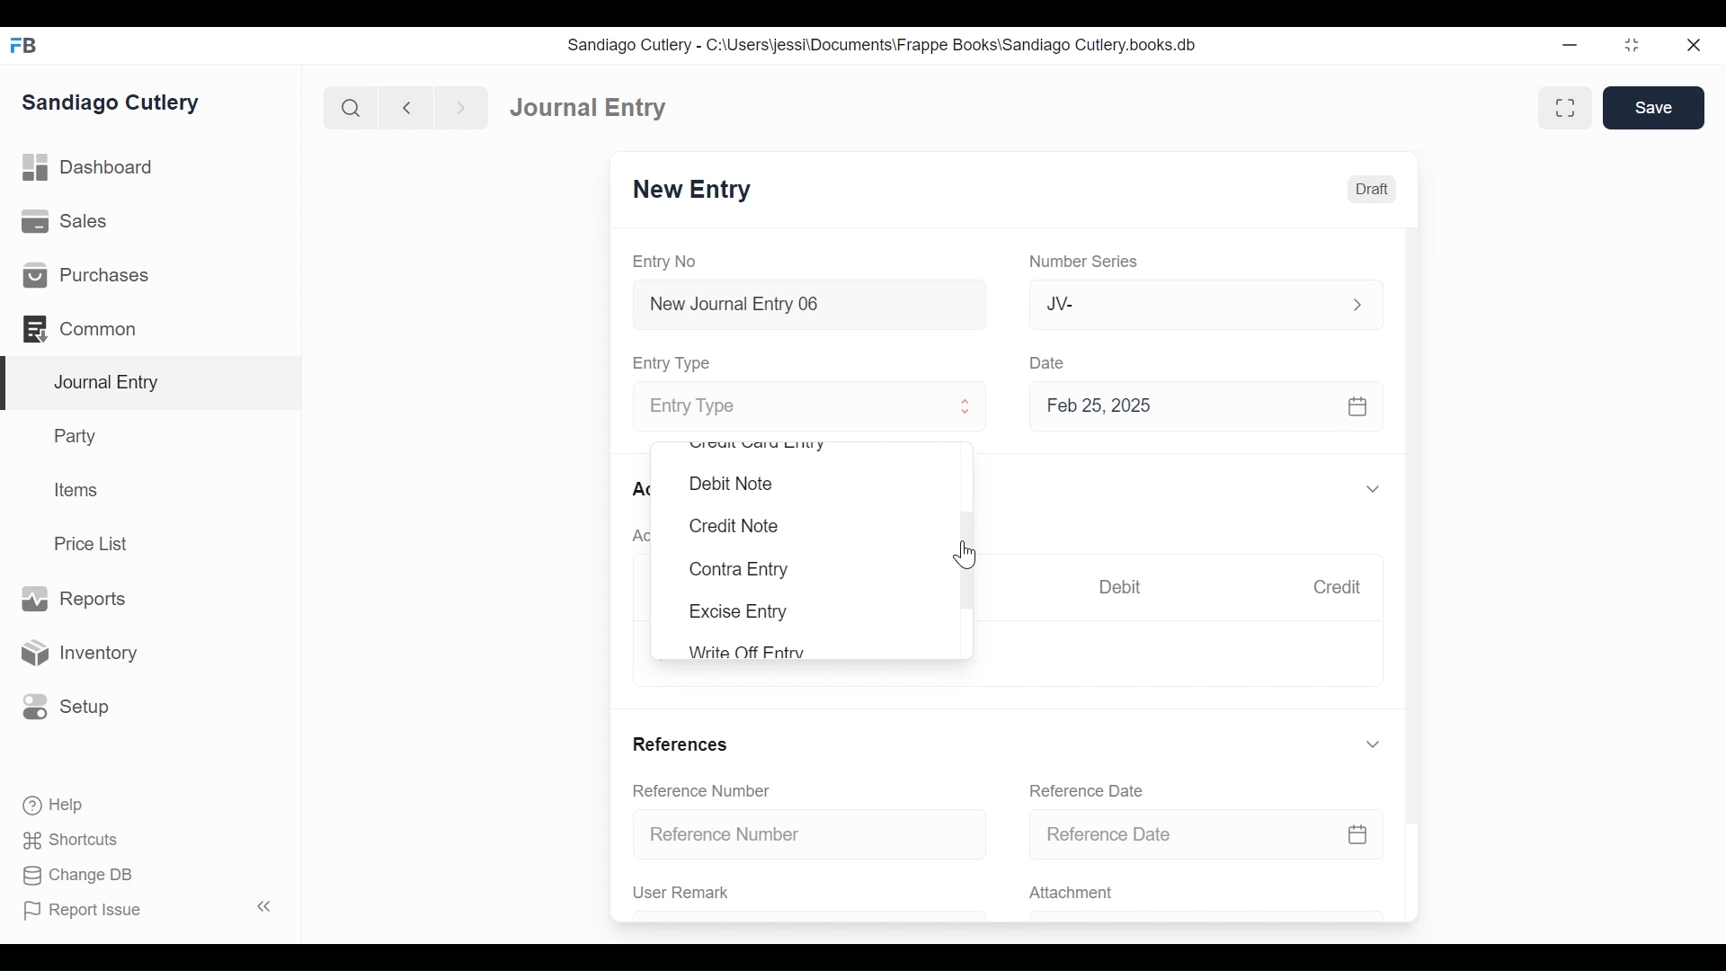 The height and width of the screenshot is (971, 1726). What do you see at coordinates (76, 654) in the screenshot?
I see `Inventory` at bounding box center [76, 654].